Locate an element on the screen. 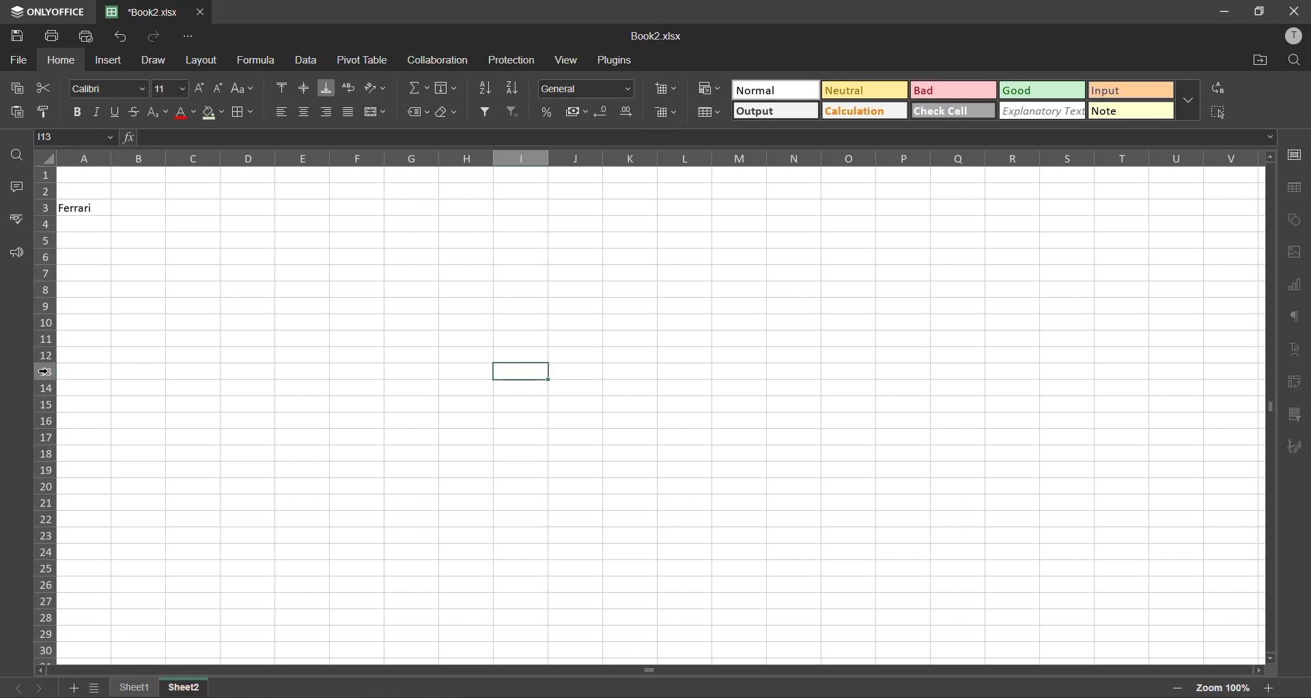 The width and height of the screenshot is (1311, 698). redo is located at coordinates (156, 37).